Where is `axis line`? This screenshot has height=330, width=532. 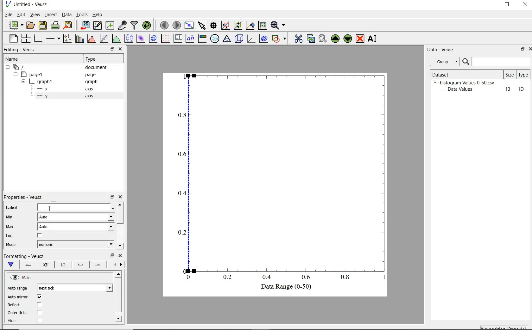
axis line is located at coordinates (28, 265).